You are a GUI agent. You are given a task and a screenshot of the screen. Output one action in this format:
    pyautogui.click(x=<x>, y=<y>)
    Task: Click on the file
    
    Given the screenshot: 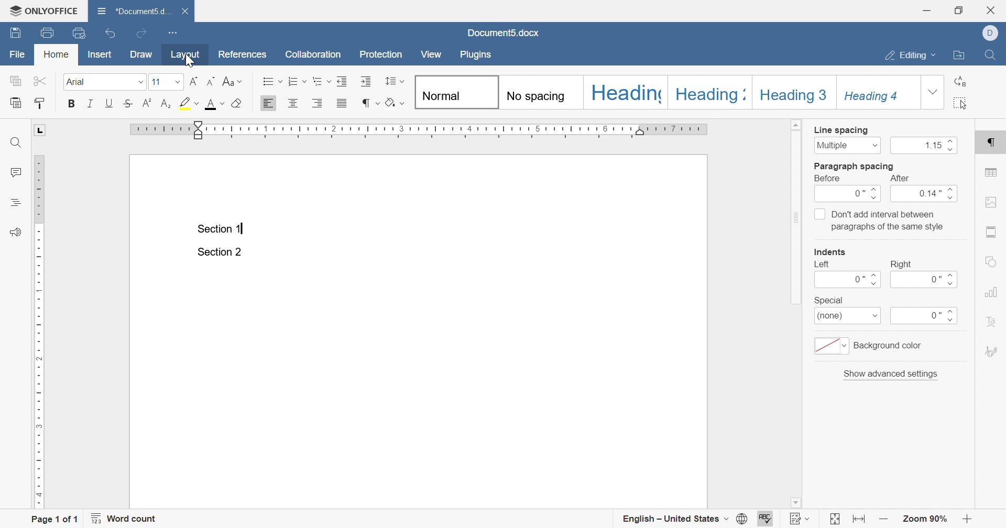 What is the action you would take?
    pyautogui.click(x=18, y=53)
    